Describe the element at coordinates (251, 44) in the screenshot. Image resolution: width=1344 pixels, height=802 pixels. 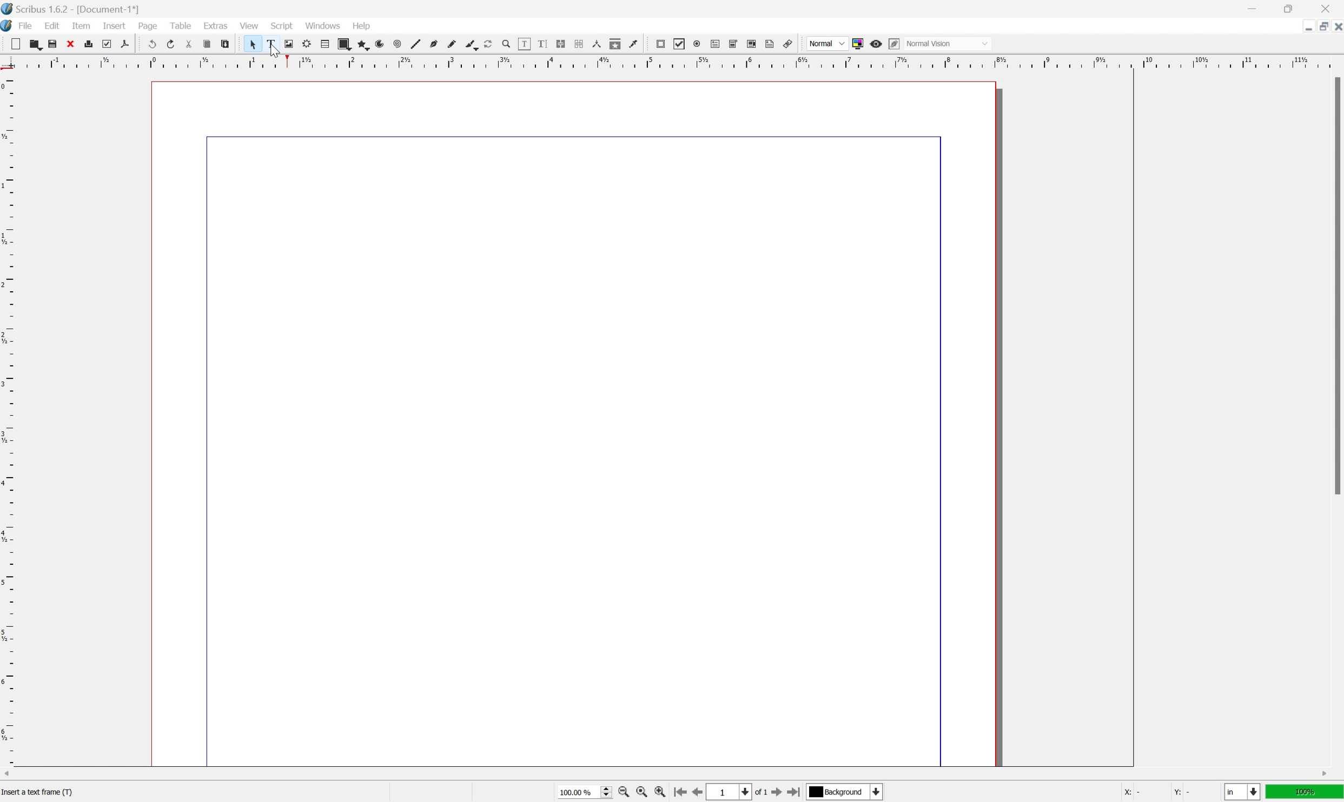
I see `cursor` at that location.